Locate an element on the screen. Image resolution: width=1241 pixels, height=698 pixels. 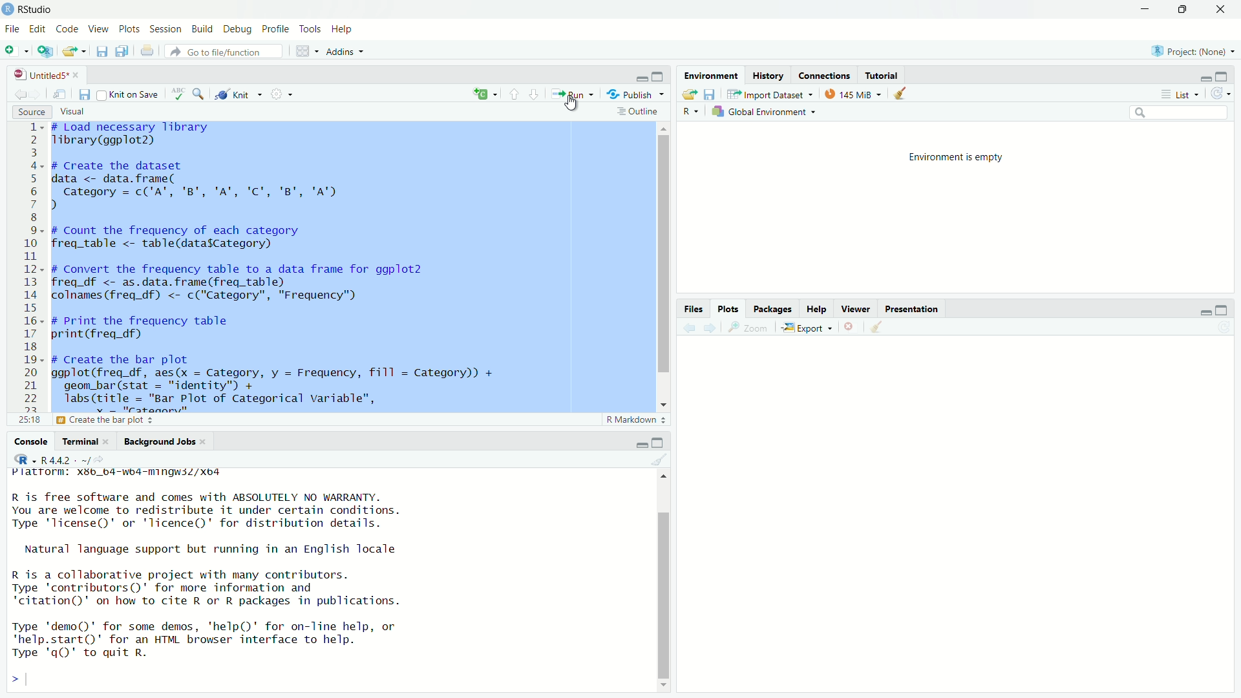
lines is located at coordinates (30, 274).